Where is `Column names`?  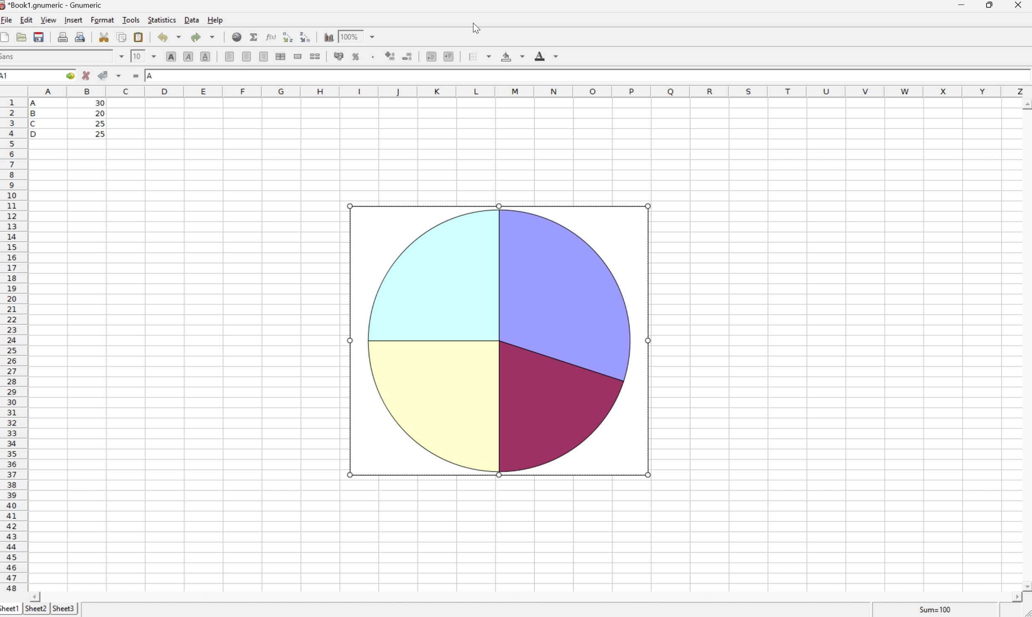
Column names is located at coordinates (530, 91).